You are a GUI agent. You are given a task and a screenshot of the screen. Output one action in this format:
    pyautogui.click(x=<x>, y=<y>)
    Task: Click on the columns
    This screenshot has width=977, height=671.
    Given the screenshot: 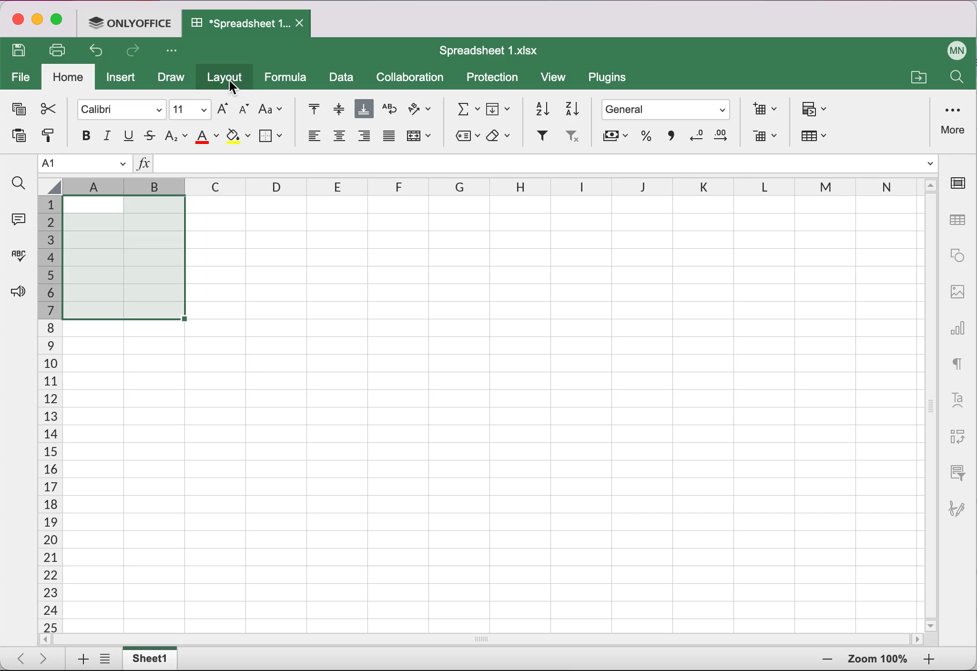 What is the action you would take?
    pyautogui.click(x=392, y=187)
    